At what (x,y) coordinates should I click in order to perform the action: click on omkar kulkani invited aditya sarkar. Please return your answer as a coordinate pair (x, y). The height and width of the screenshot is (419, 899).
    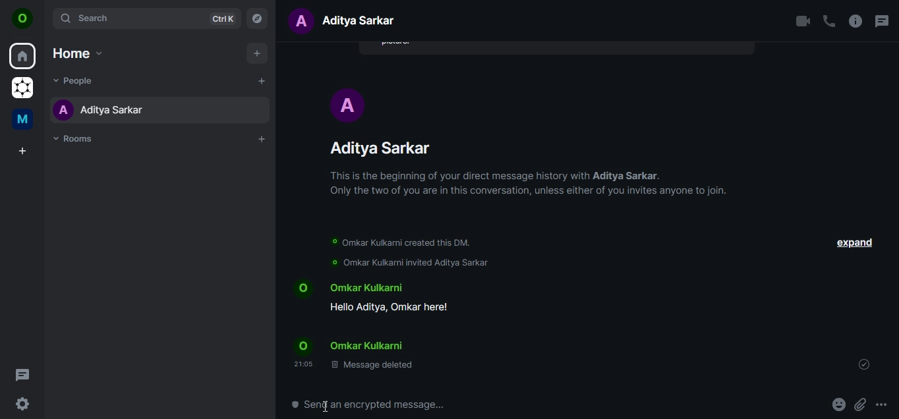
    Looking at the image, I should click on (407, 262).